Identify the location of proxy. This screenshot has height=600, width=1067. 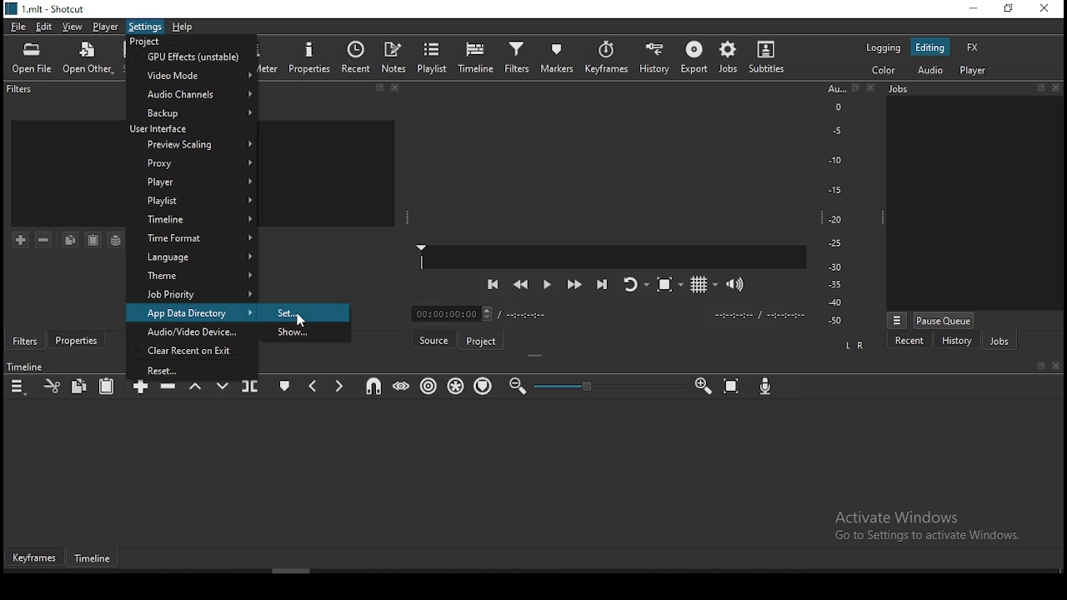
(190, 147).